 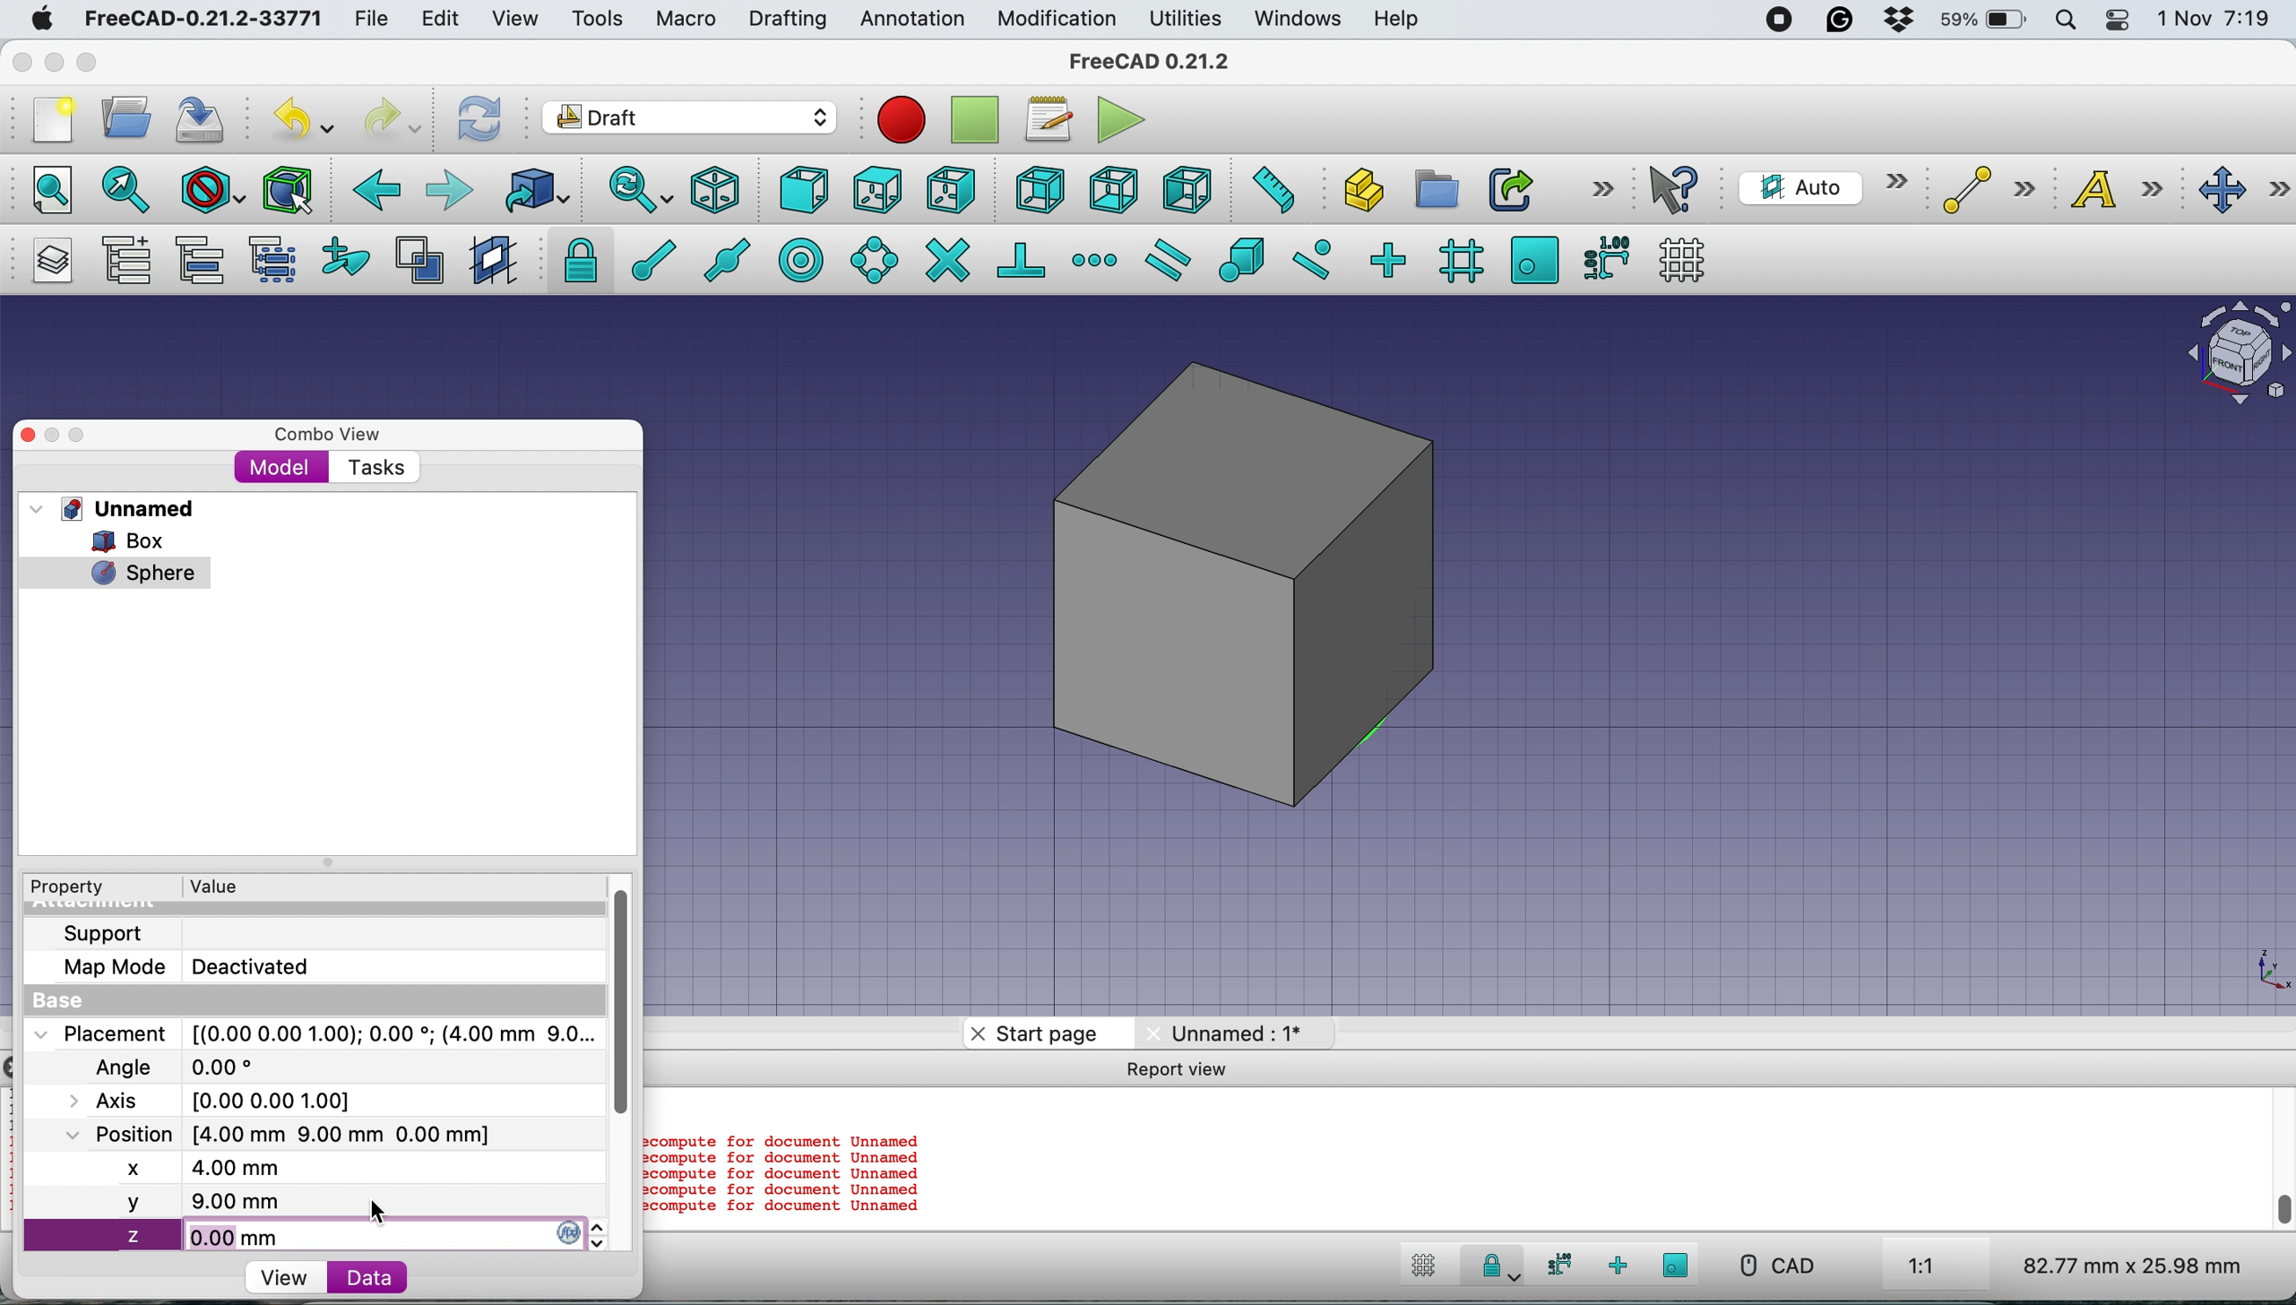 I want to click on unnamed, so click(x=1249, y=1031).